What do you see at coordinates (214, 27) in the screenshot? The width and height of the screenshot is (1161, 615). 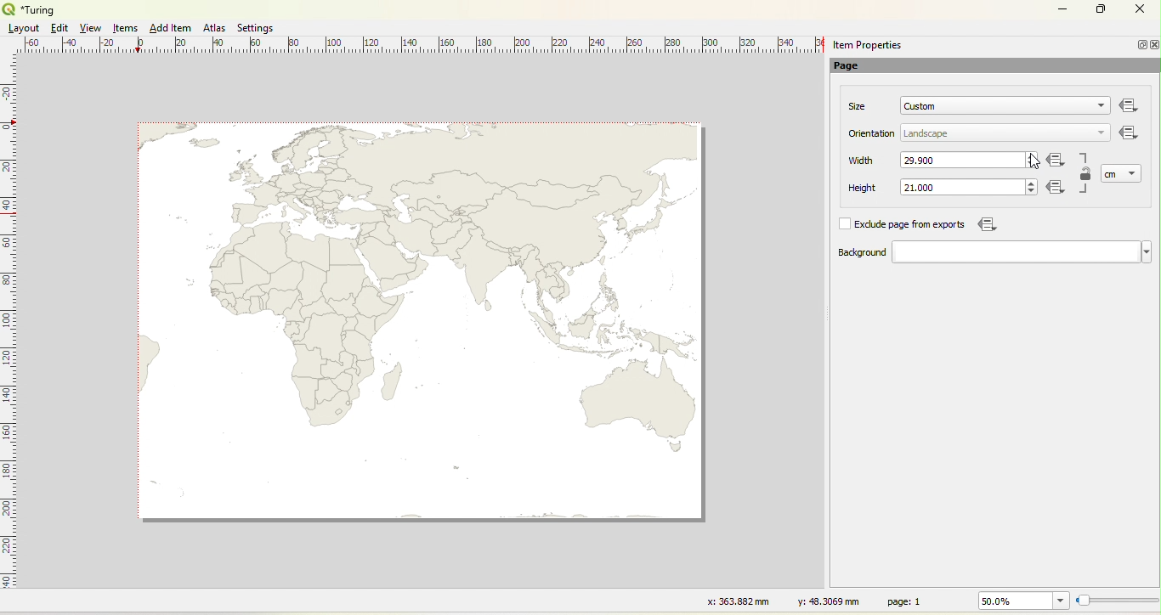 I see `Atlas` at bounding box center [214, 27].